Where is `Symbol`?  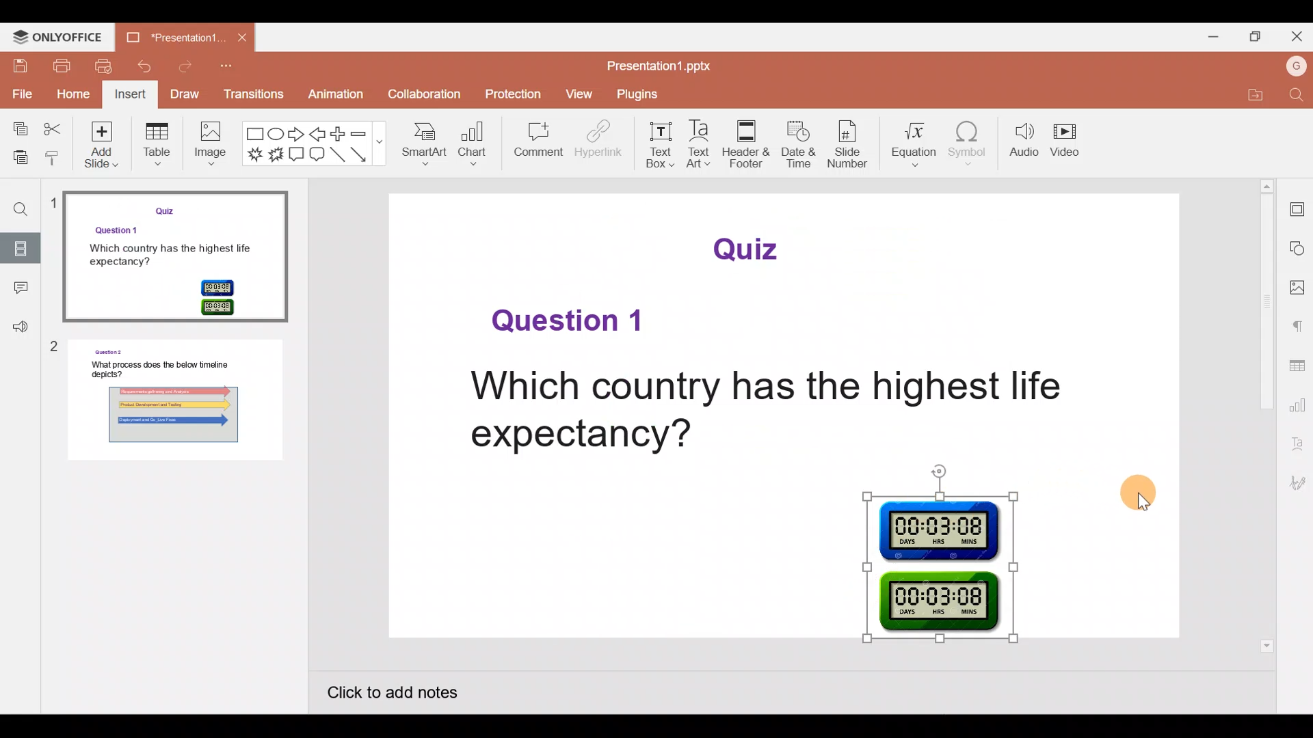
Symbol is located at coordinates (971, 142).